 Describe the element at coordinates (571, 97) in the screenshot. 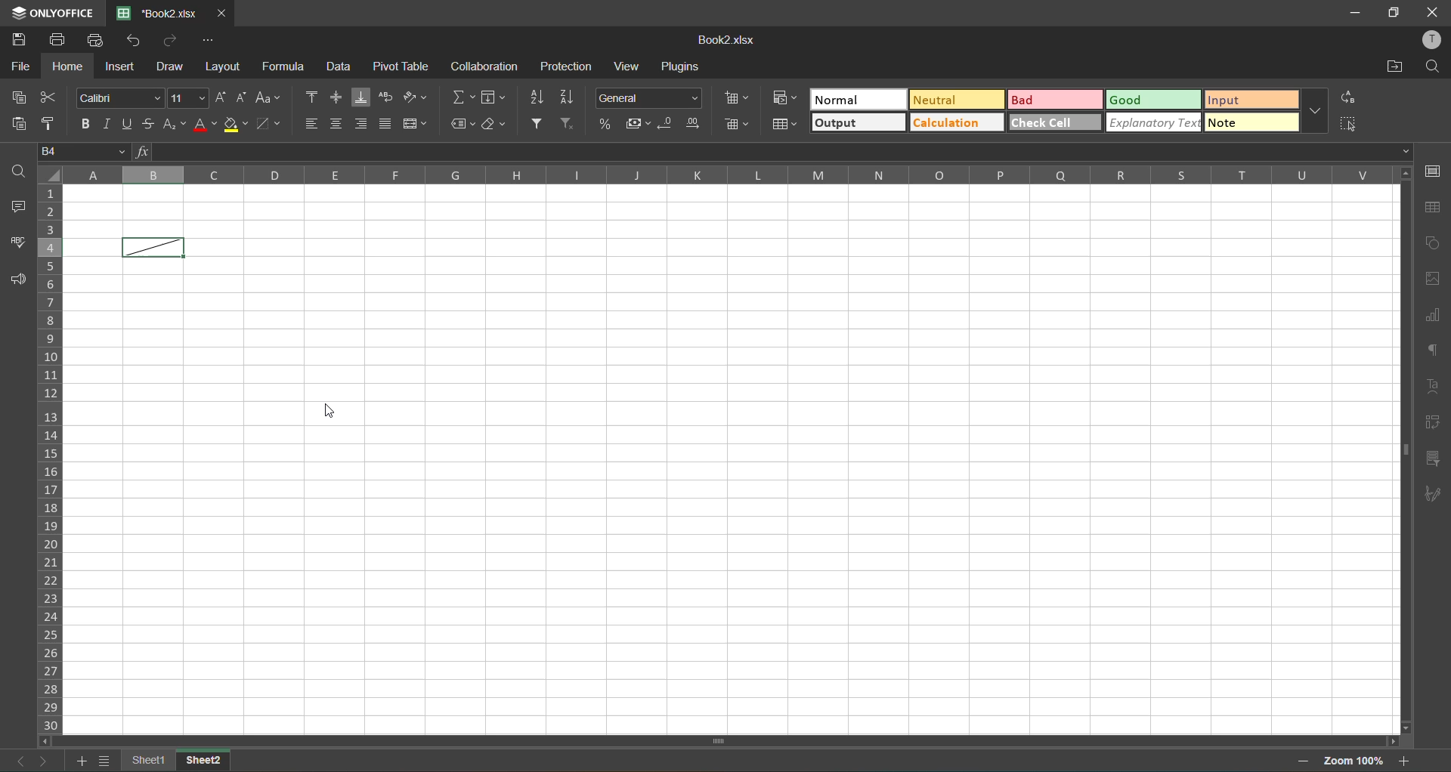

I see `sort descending` at that location.